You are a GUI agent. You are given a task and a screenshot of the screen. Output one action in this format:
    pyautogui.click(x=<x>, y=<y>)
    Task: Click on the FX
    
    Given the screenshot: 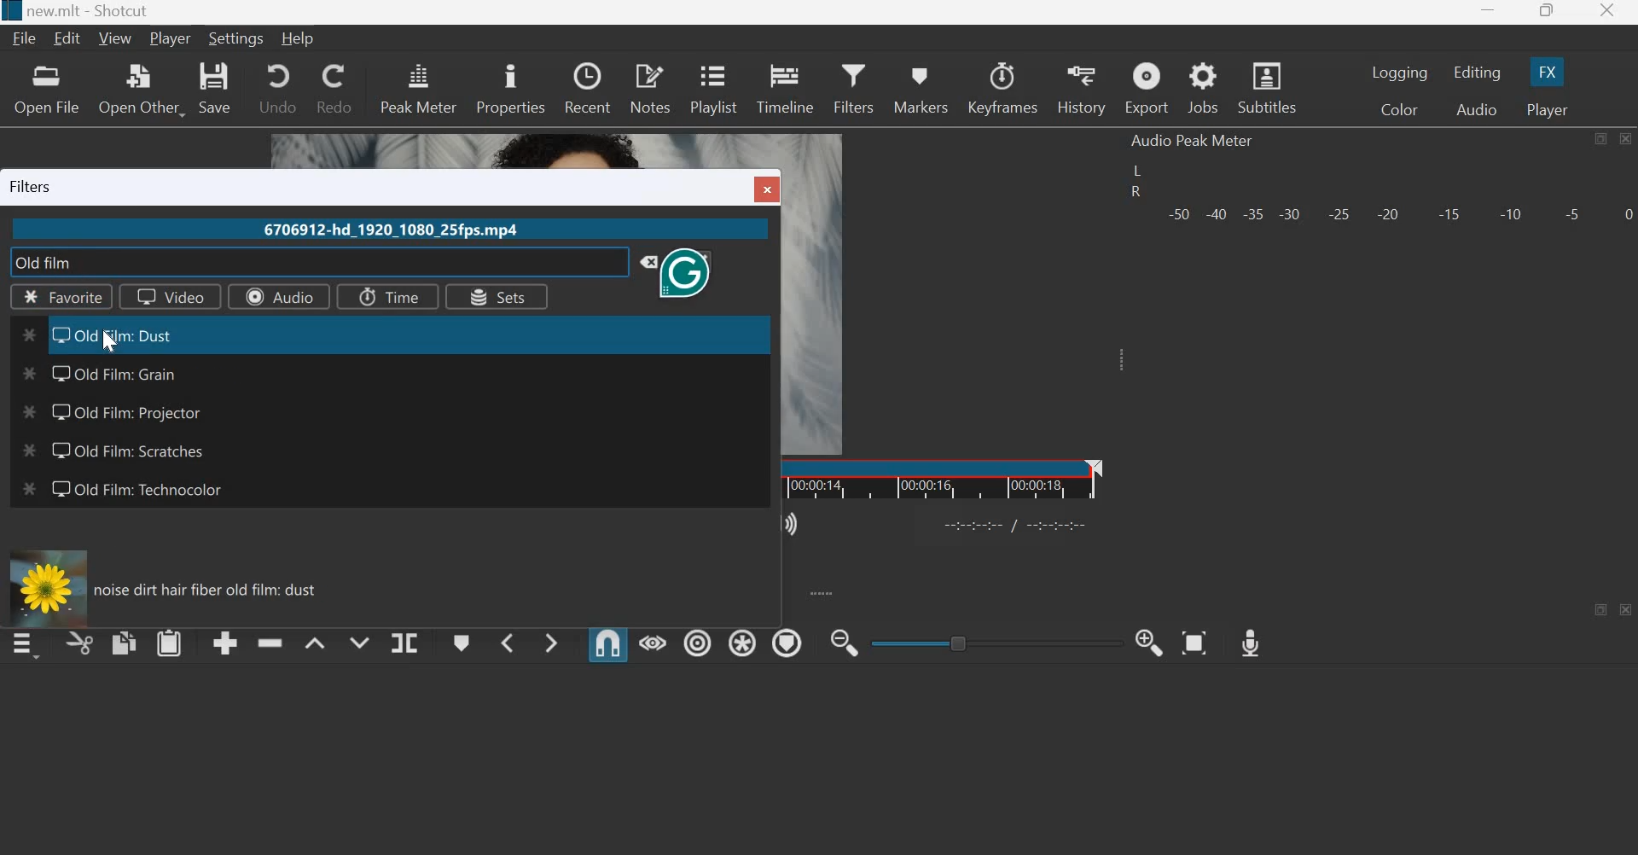 What is the action you would take?
    pyautogui.click(x=1545, y=72)
    